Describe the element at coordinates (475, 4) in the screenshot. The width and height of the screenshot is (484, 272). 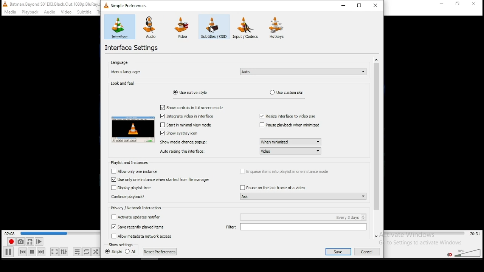
I see `` at that location.